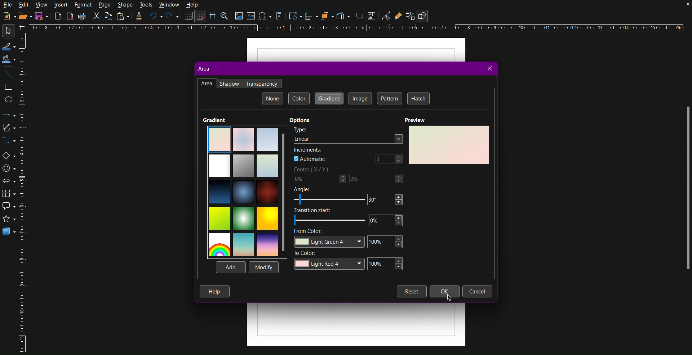 The width and height of the screenshot is (692, 355). What do you see at coordinates (386, 16) in the screenshot?
I see `Toggle Point Edit Mode` at bounding box center [386, 16].